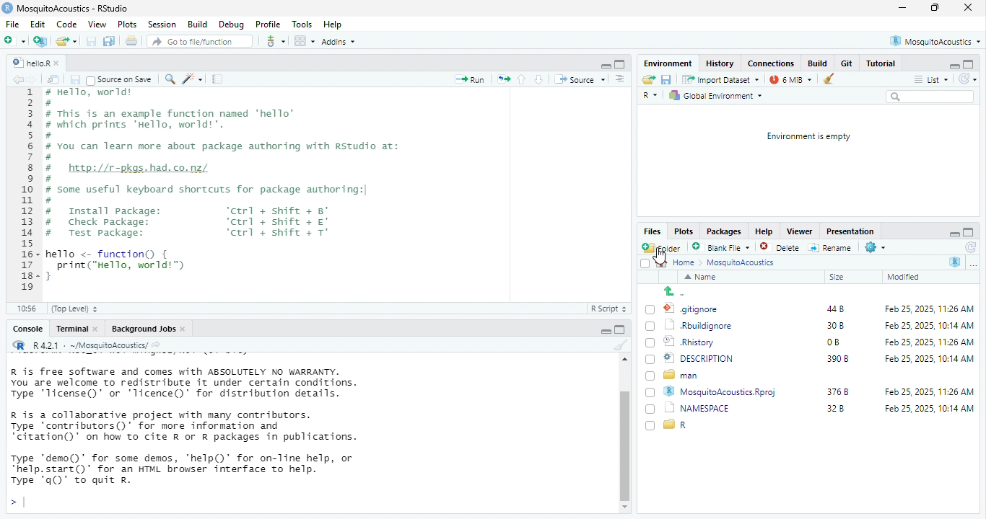 The height and width of the screenshot is (519, 986). What do you see at coordinates (333, 25) in the screenshot?
I see `Help` at bounding box center [333, 25].